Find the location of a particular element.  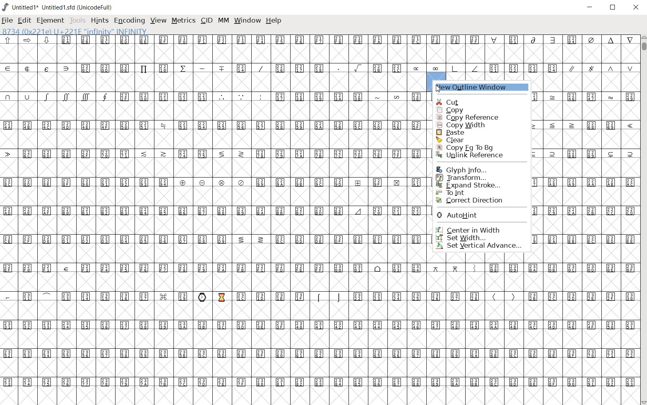

Unicode code points is located at coordinates (213, 240).